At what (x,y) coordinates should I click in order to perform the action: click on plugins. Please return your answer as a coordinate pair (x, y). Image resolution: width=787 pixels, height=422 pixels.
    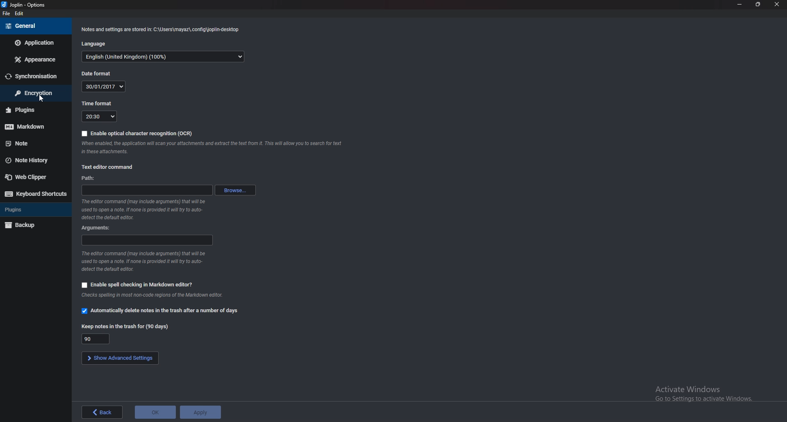
    Looking at the image, I should click on (32, 209).